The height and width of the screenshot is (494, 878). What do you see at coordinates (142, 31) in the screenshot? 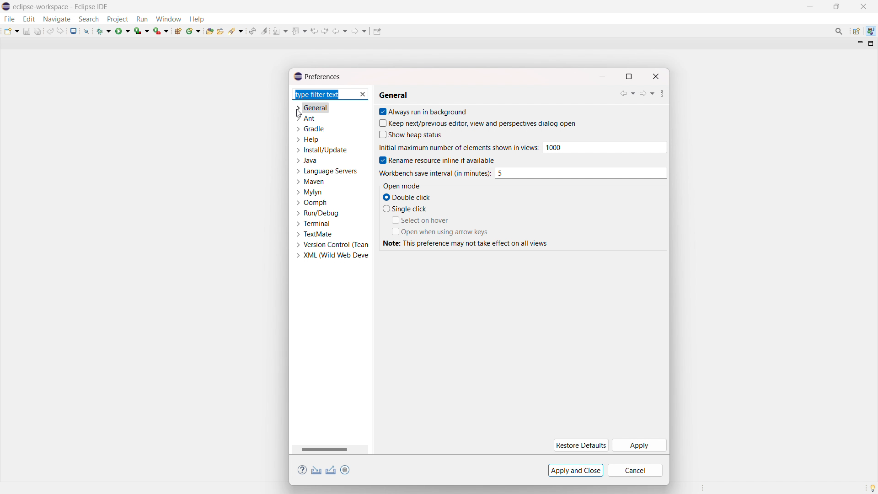
I see `coverage` at bounding box center [142, 31].